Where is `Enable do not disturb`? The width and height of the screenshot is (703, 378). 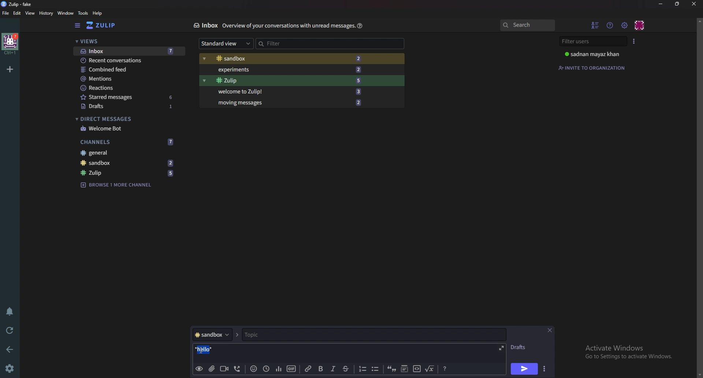 Enable do not disturb is located at coordinates (10, 311).